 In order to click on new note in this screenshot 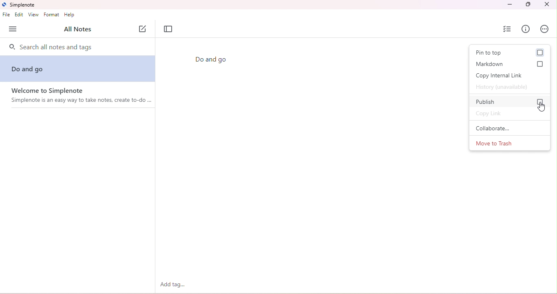, I will do `click(144, 29)`.